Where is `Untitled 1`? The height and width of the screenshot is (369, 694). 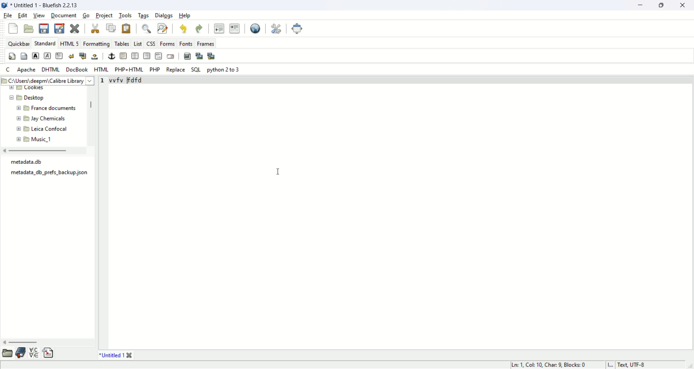
Untitled 1 is located at coordinates (44, 4).